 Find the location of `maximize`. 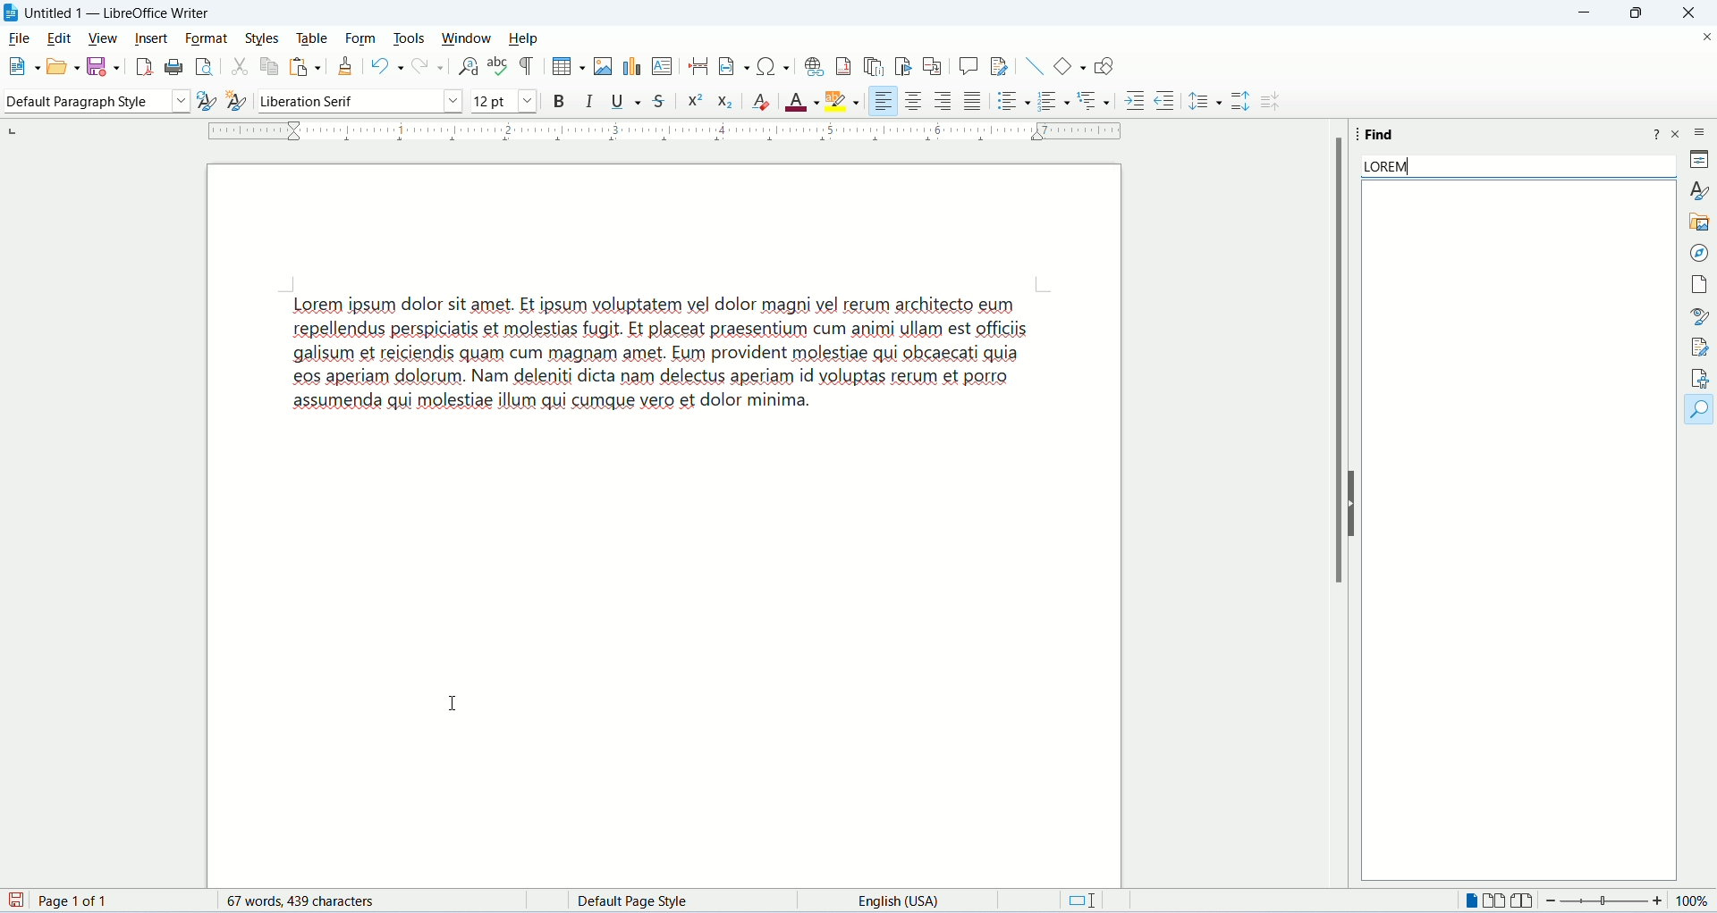

maximize is located at coordinates (1637, 16).